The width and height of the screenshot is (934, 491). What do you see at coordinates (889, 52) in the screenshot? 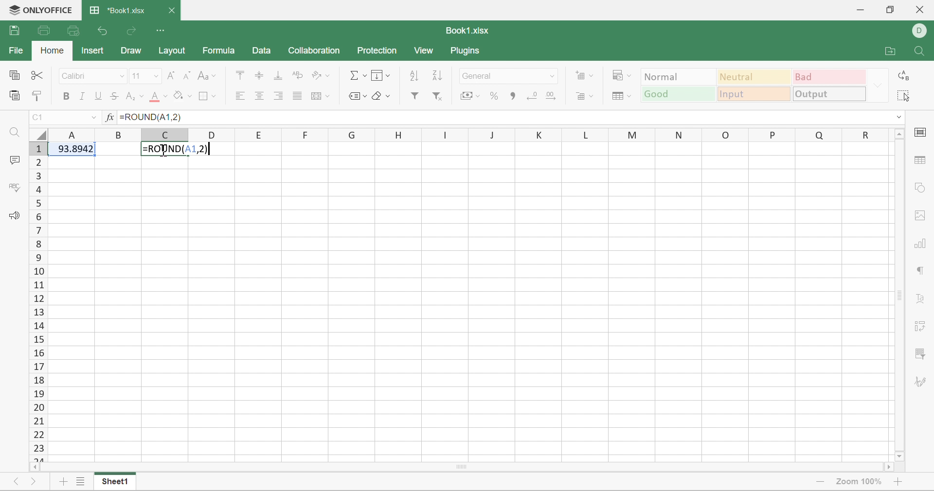
I see `Open file location` at bounding box center [889, 52].